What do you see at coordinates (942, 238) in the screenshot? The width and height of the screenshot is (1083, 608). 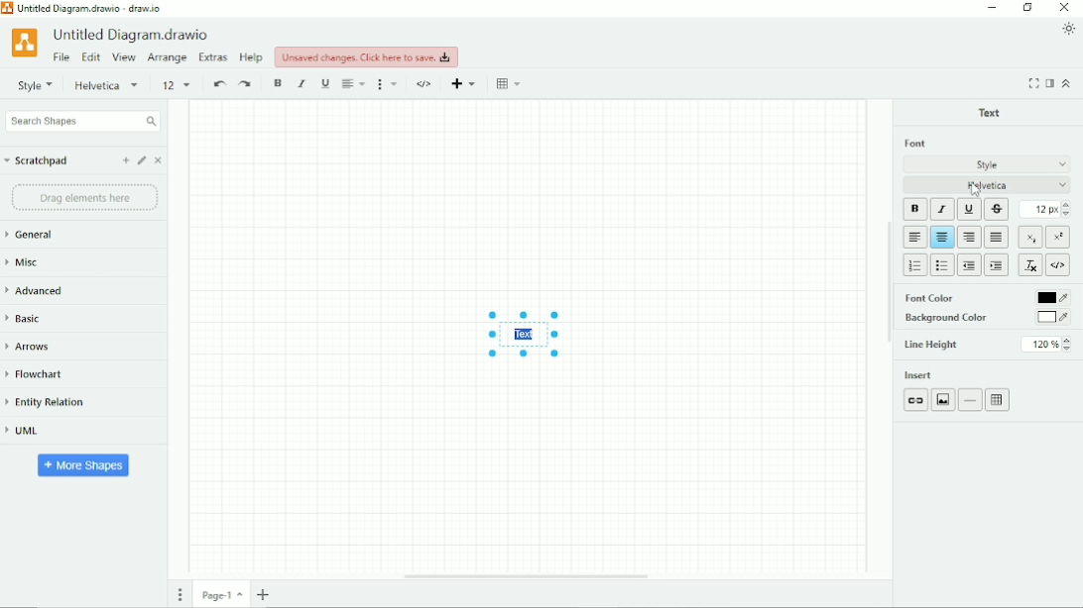 I see `Center` at bounding box center [942, 238].